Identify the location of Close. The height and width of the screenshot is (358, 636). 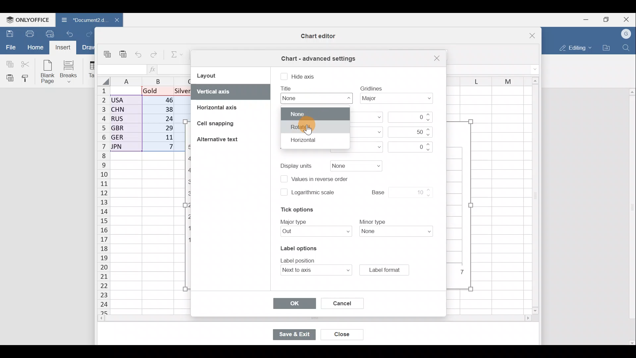
(627, 18).